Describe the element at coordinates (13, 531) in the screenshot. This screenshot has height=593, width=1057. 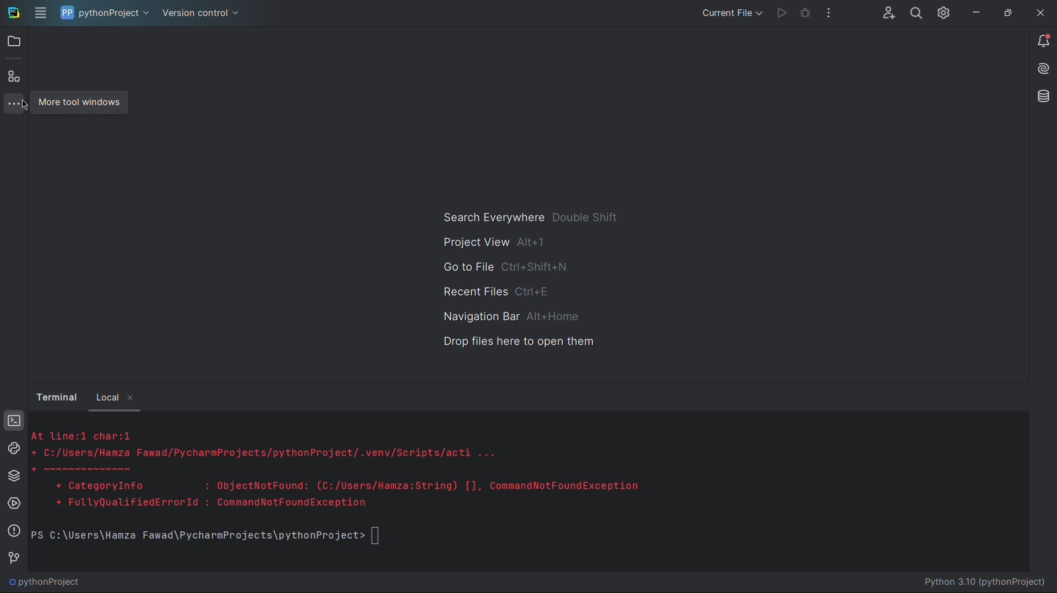
I see `Problems` at that location.